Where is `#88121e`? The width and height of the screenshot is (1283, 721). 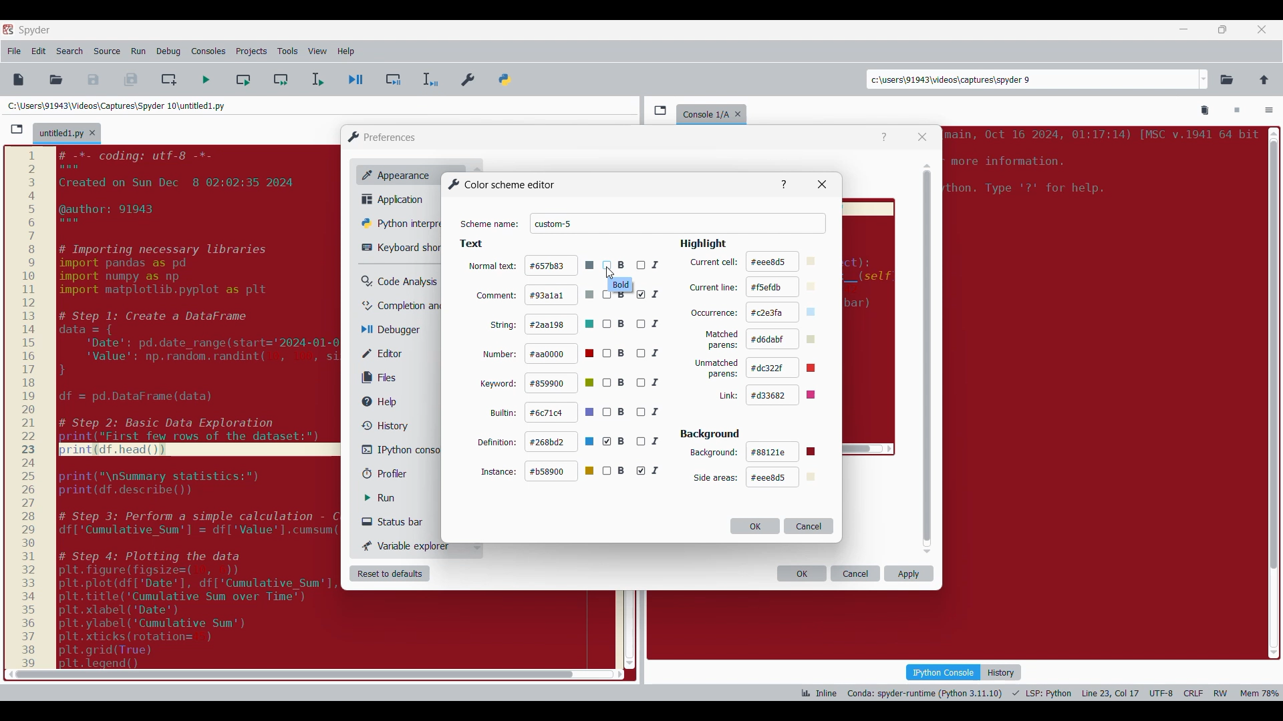 #88121e is located at coordinates (783, 452).